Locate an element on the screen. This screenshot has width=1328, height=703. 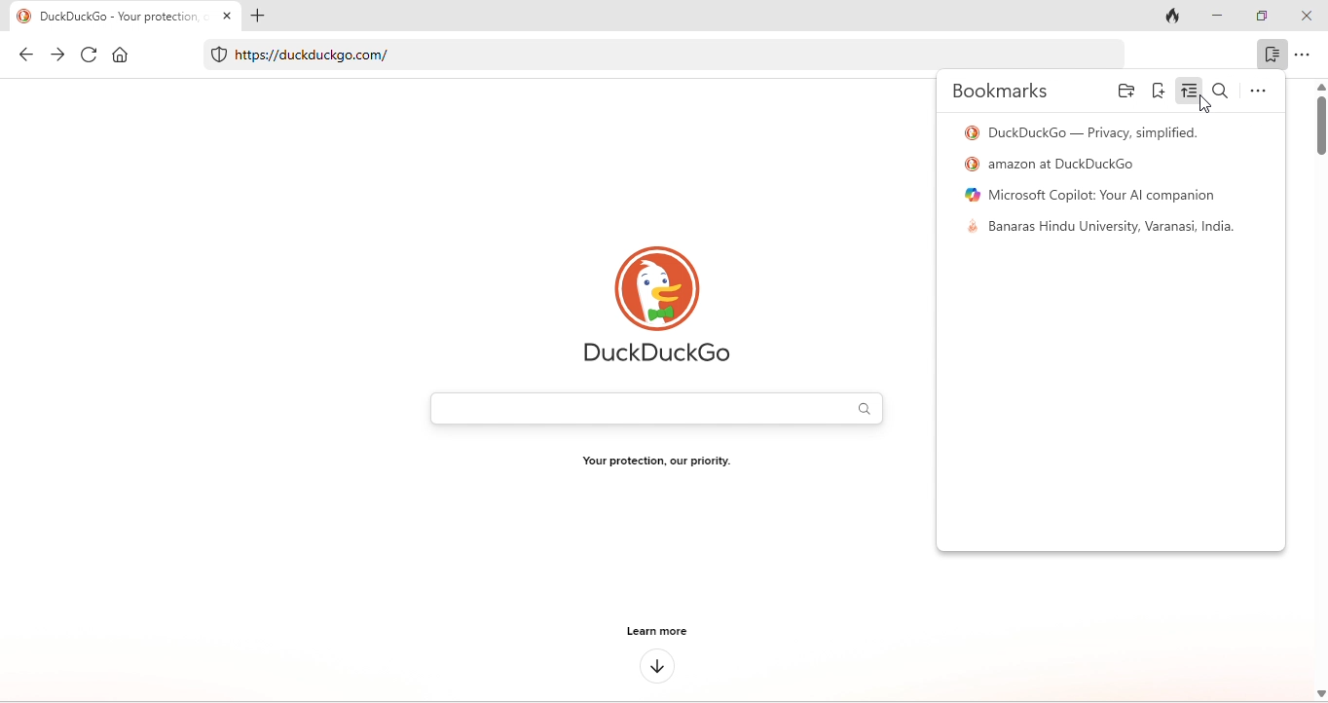
forward is located at coordinates (57, 55).